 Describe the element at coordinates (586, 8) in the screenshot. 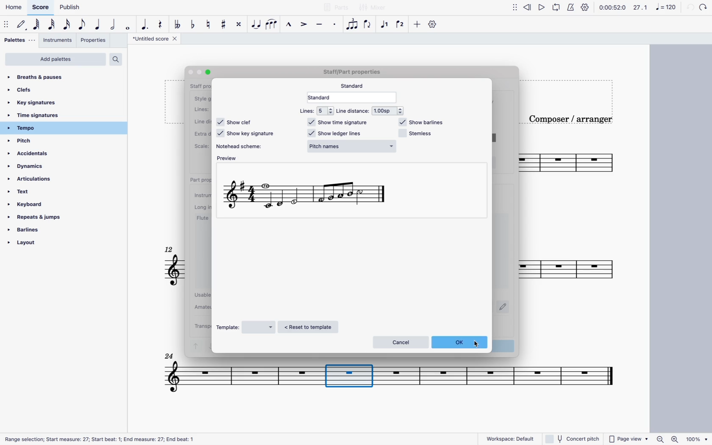

I see `settings` at that location.